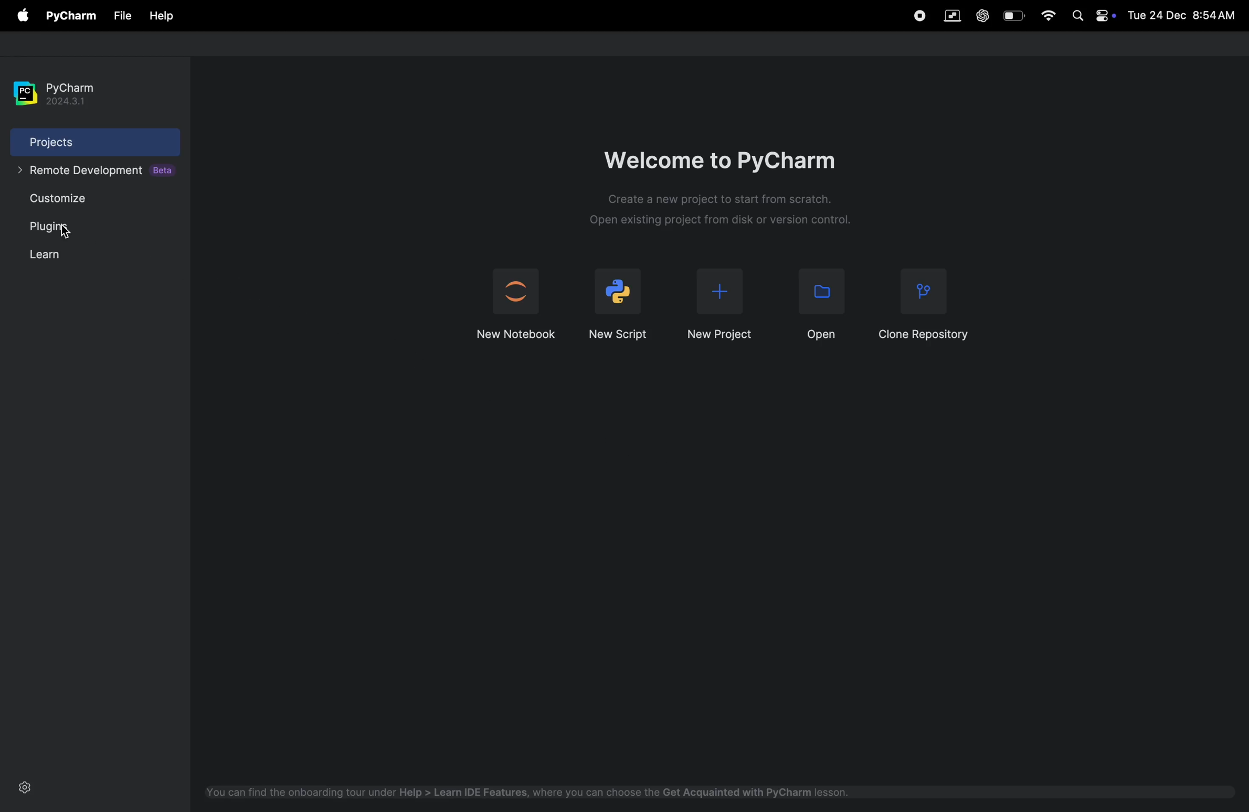  I want to click on parallel space, so click(949, 15).